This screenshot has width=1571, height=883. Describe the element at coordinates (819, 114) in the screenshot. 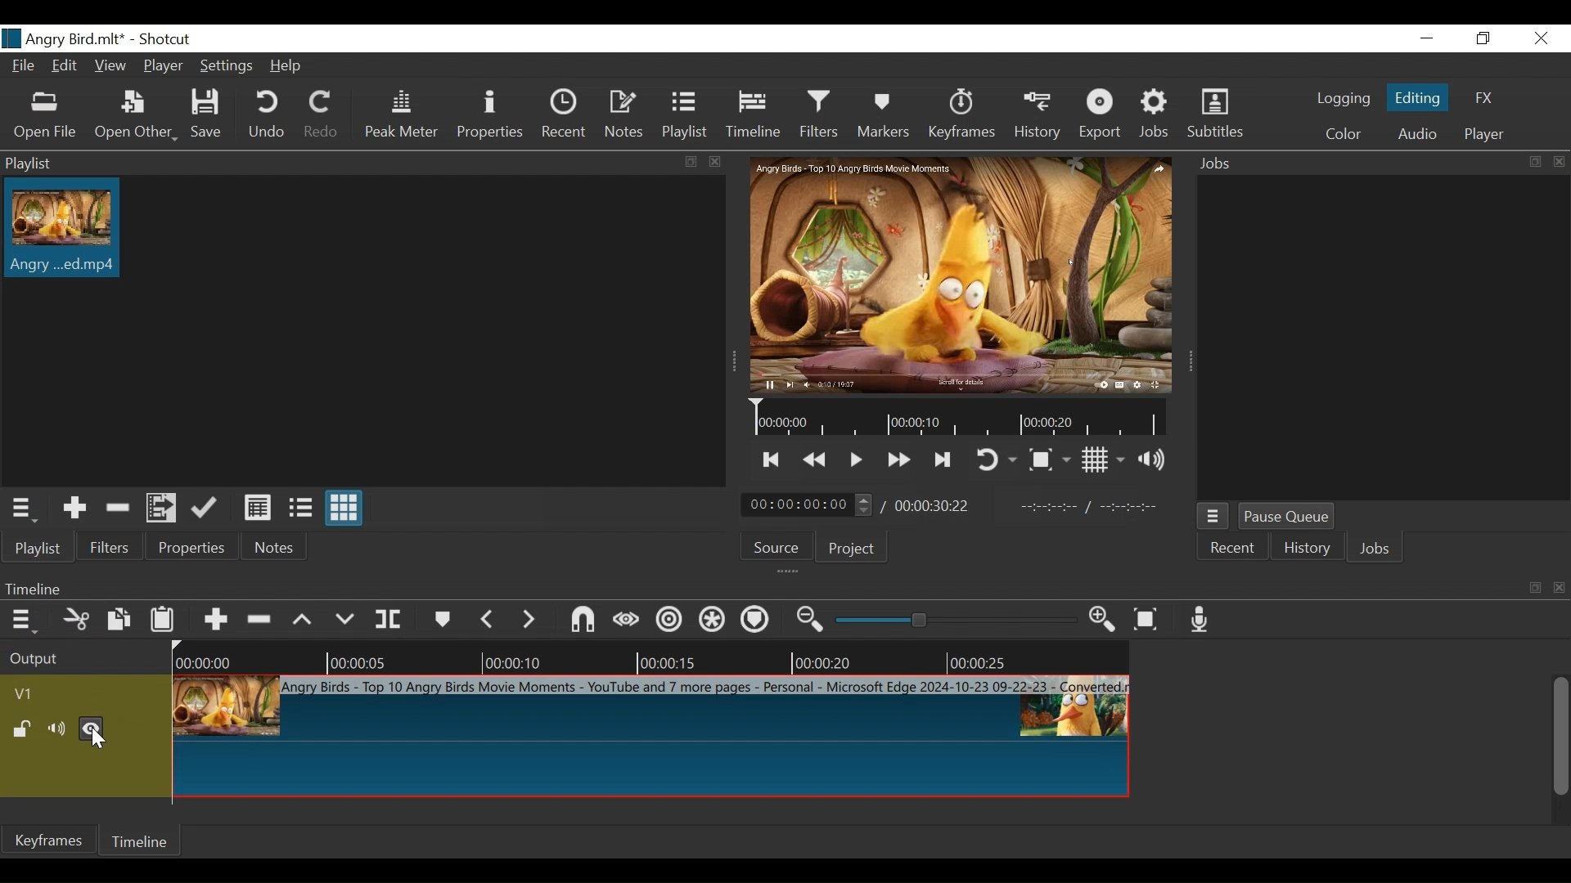

I see `Filters` at that location.